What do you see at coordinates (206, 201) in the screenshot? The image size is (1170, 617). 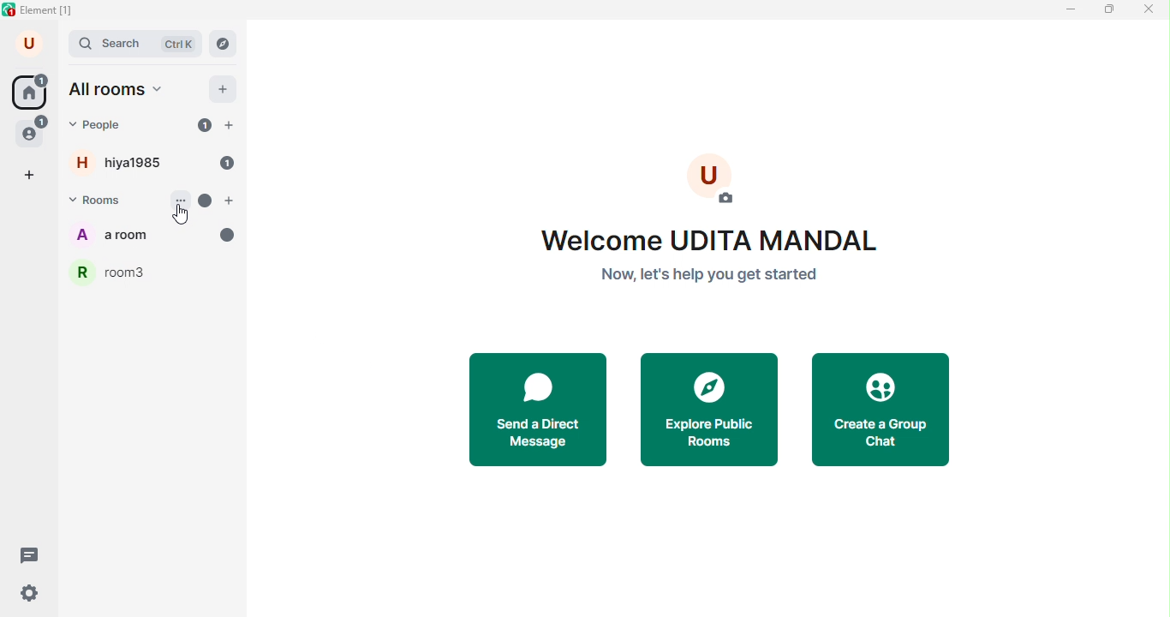 I see `unread message` at bounding box center [206, 201].